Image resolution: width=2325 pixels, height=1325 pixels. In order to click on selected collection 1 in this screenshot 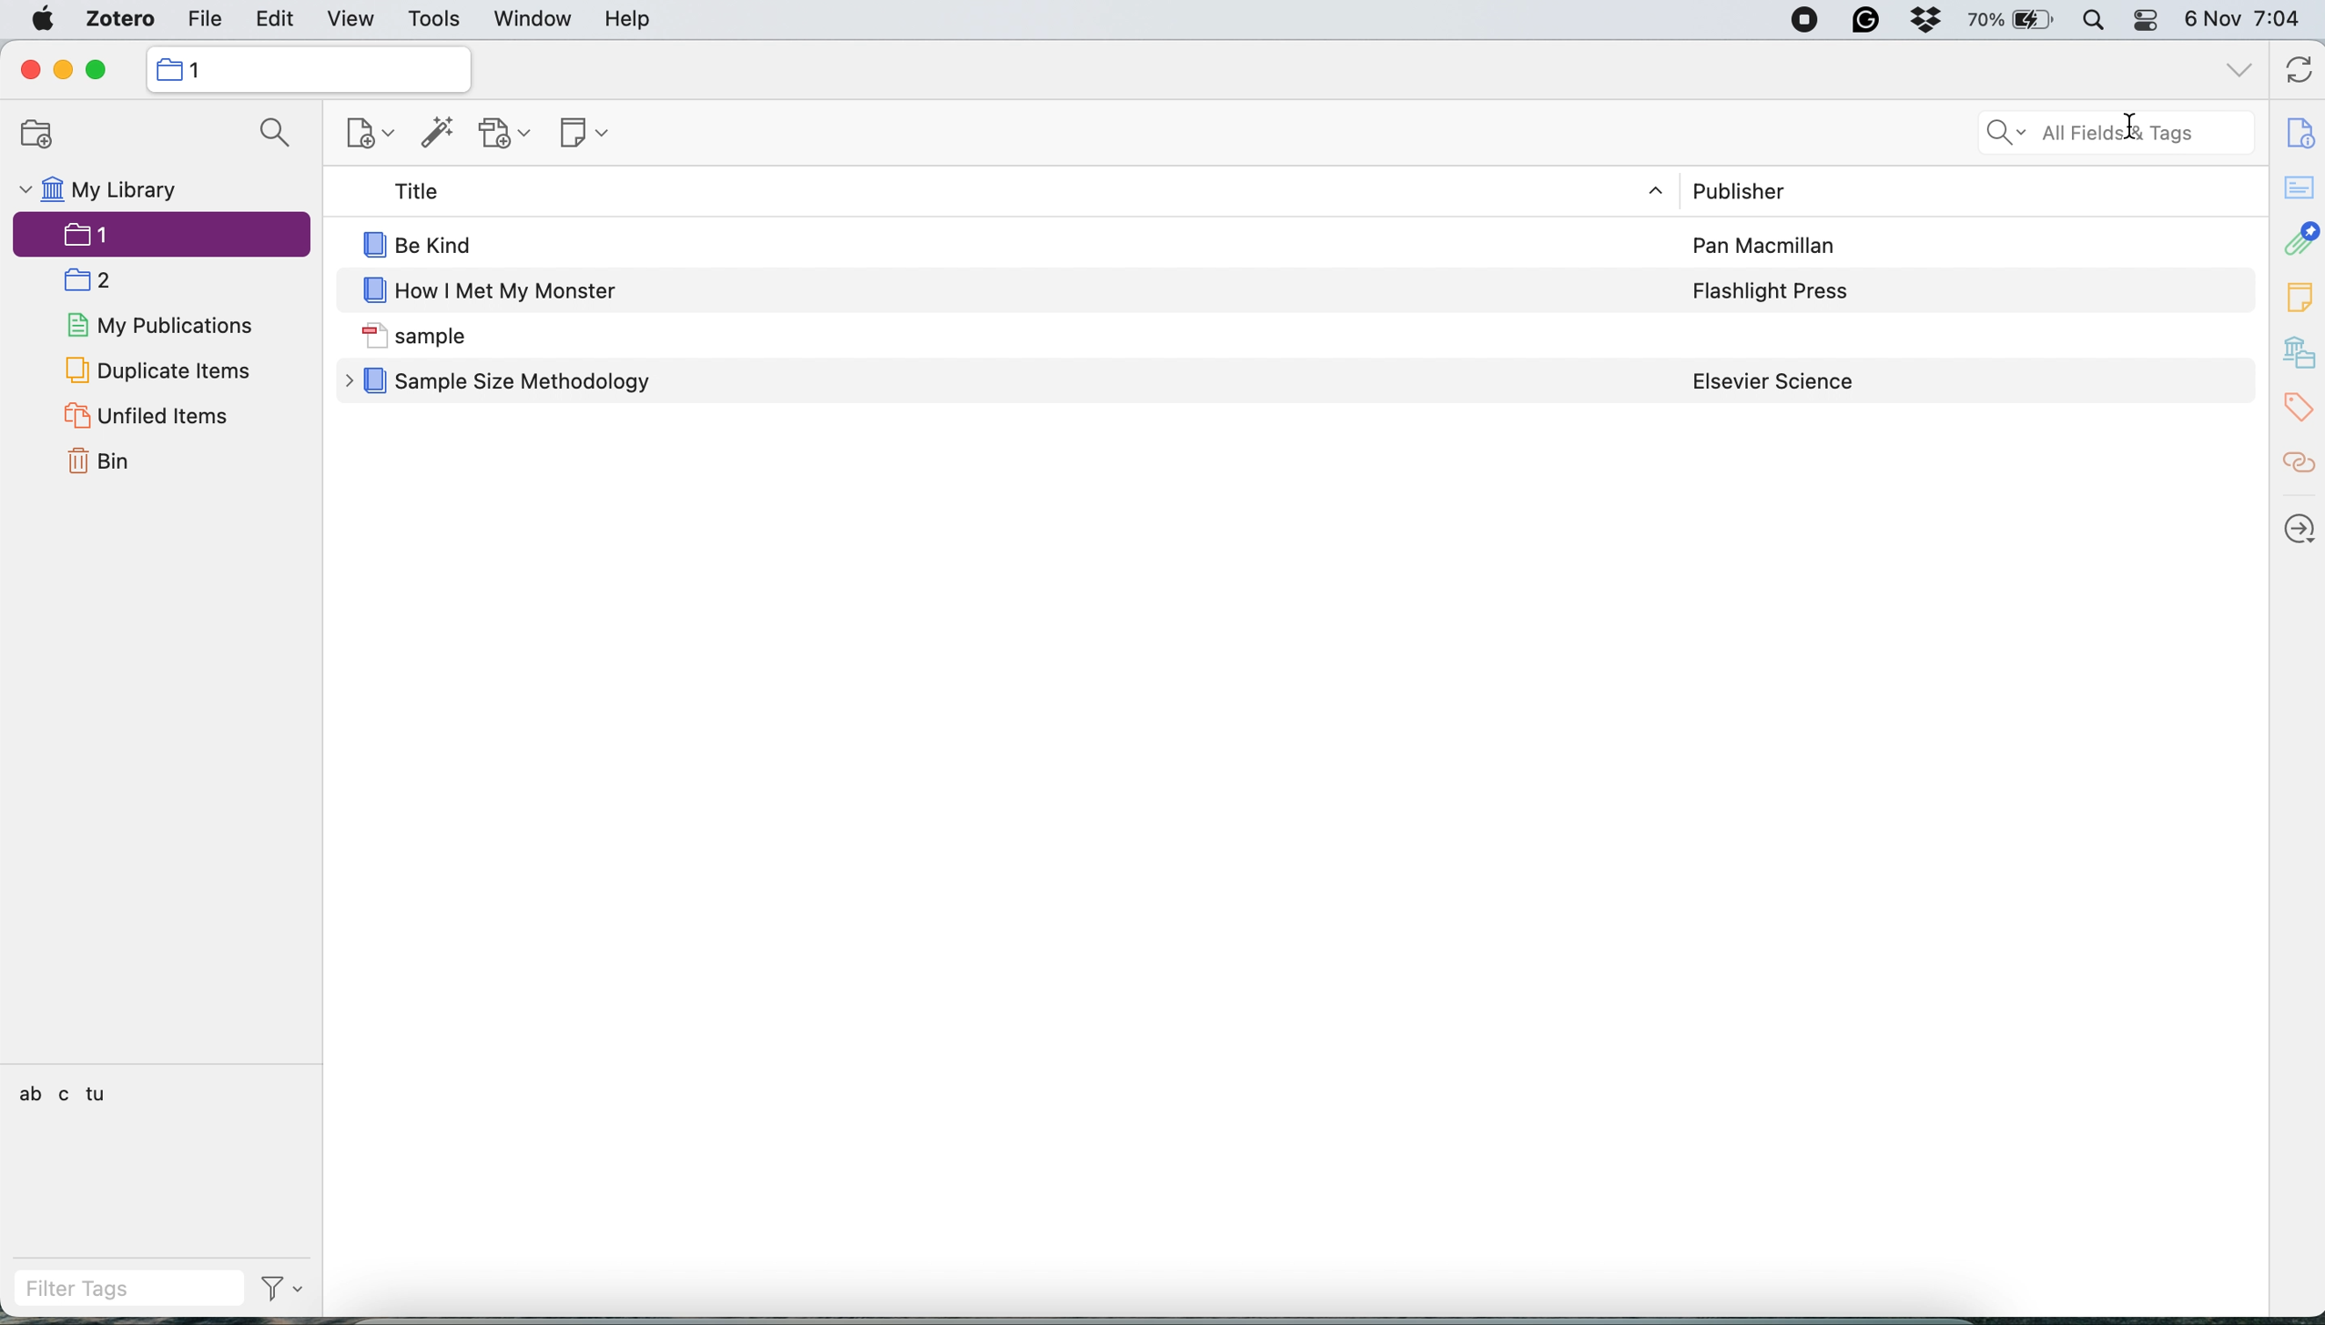, I will do `click(162, 234)`.